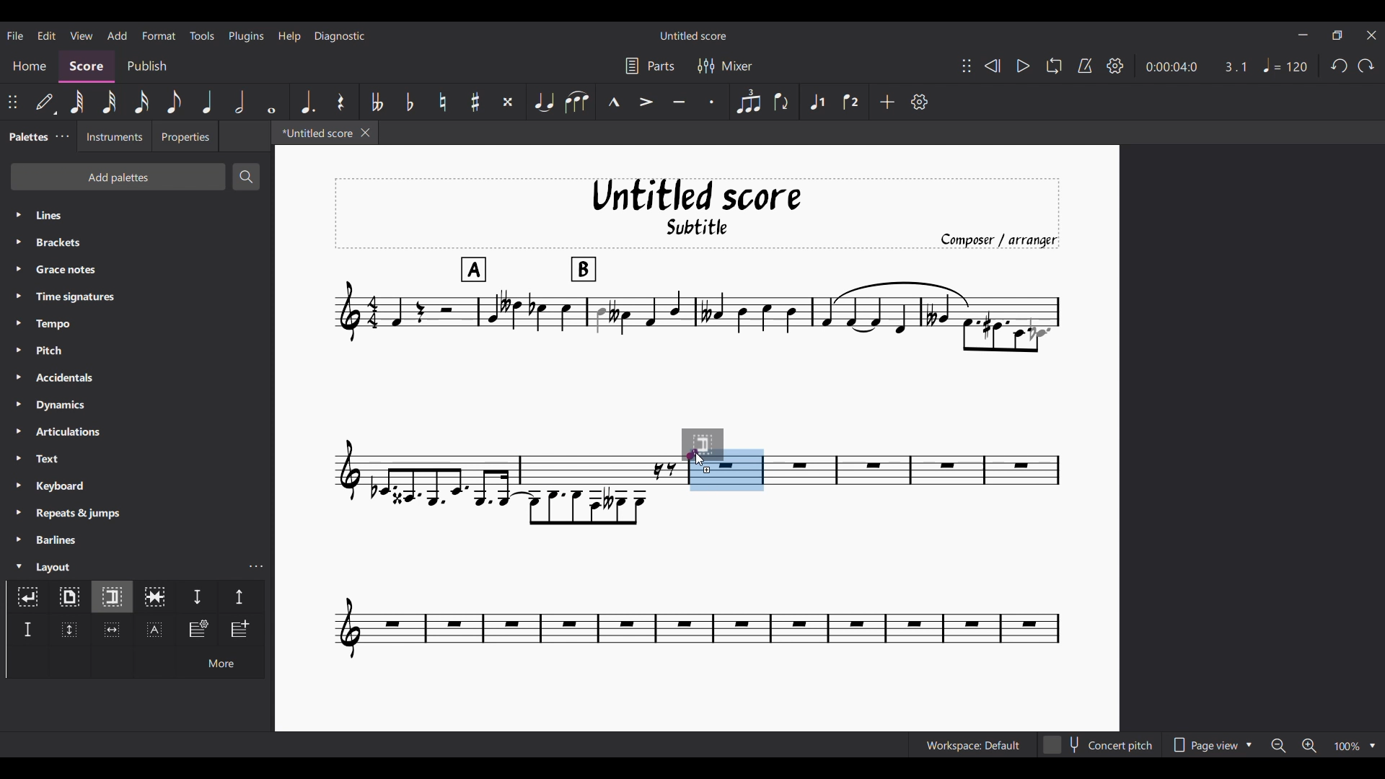 Image resolution: width=1385 pixels, height=779 pixels. I want to click on Tempo, so click(137, 324).